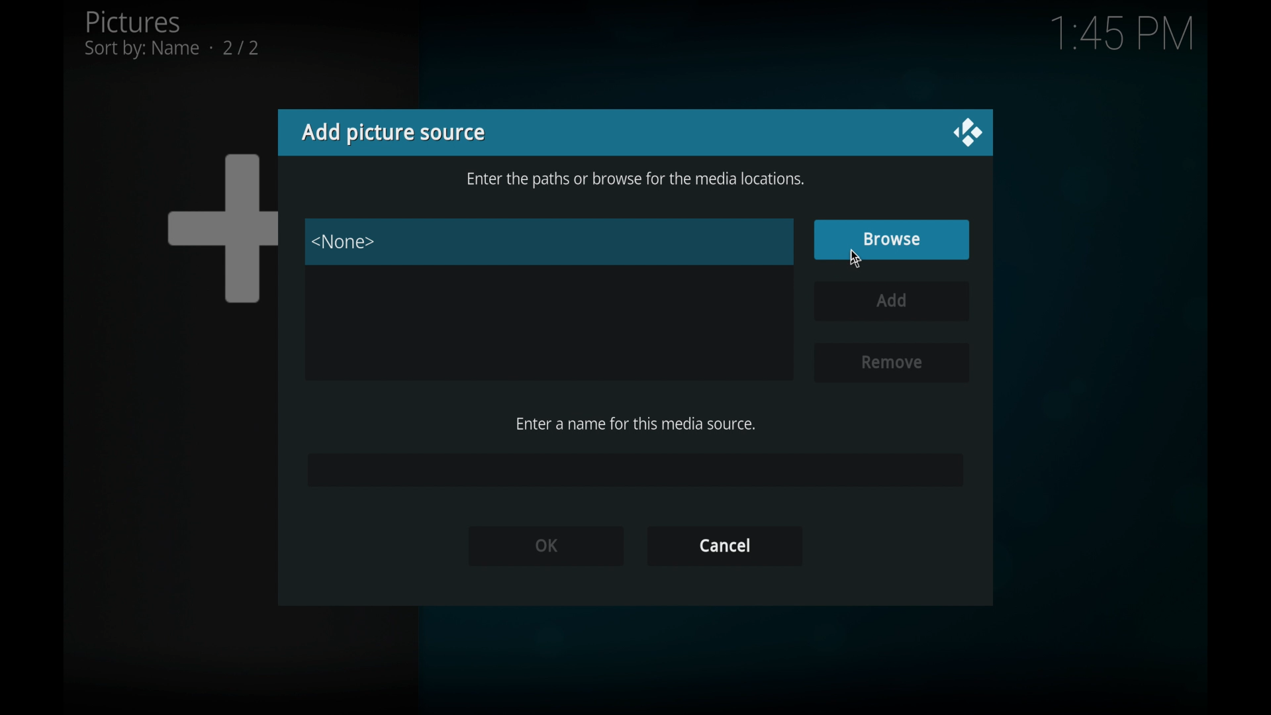 The image size is (1271, 715). What do you see at coordinates (891, 240) in the screenshot?
I see `browse` at bounding box center [891, 240].